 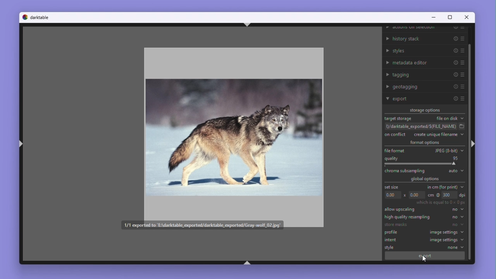 What do you see at coordinates (396, 225) in the screenshot?
I see `store masks` at bounding box center [396, 225].